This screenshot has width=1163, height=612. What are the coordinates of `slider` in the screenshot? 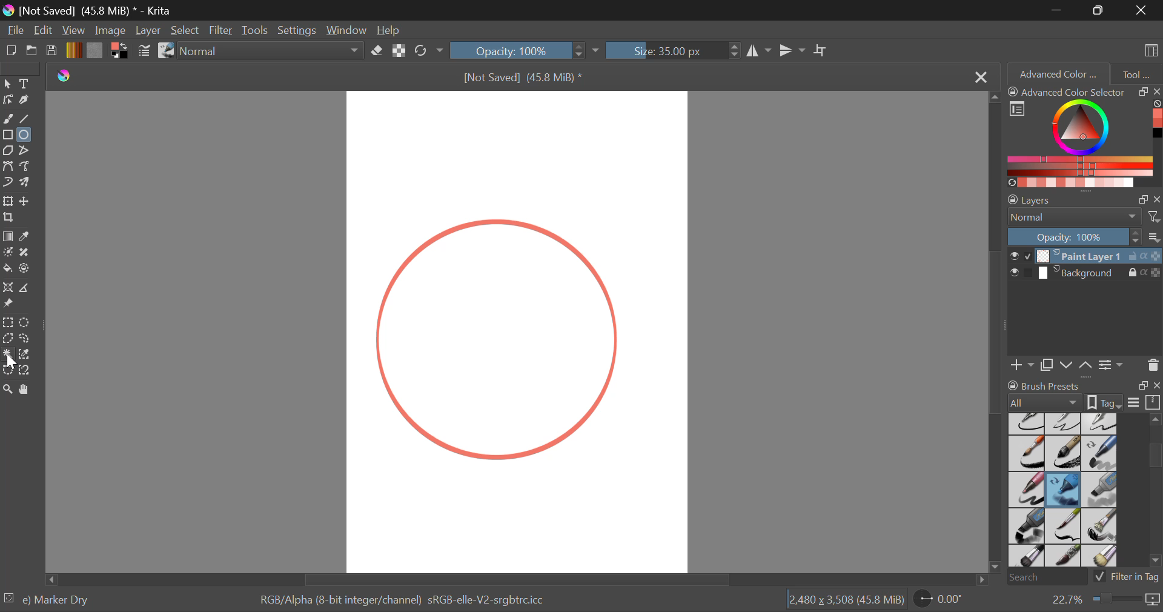 It's located at (1150, 492).